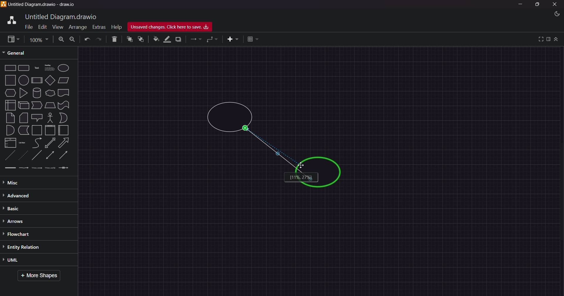 The height and width of the screenshot is (296, 564). I want to click on fill color, so click(155, 39).